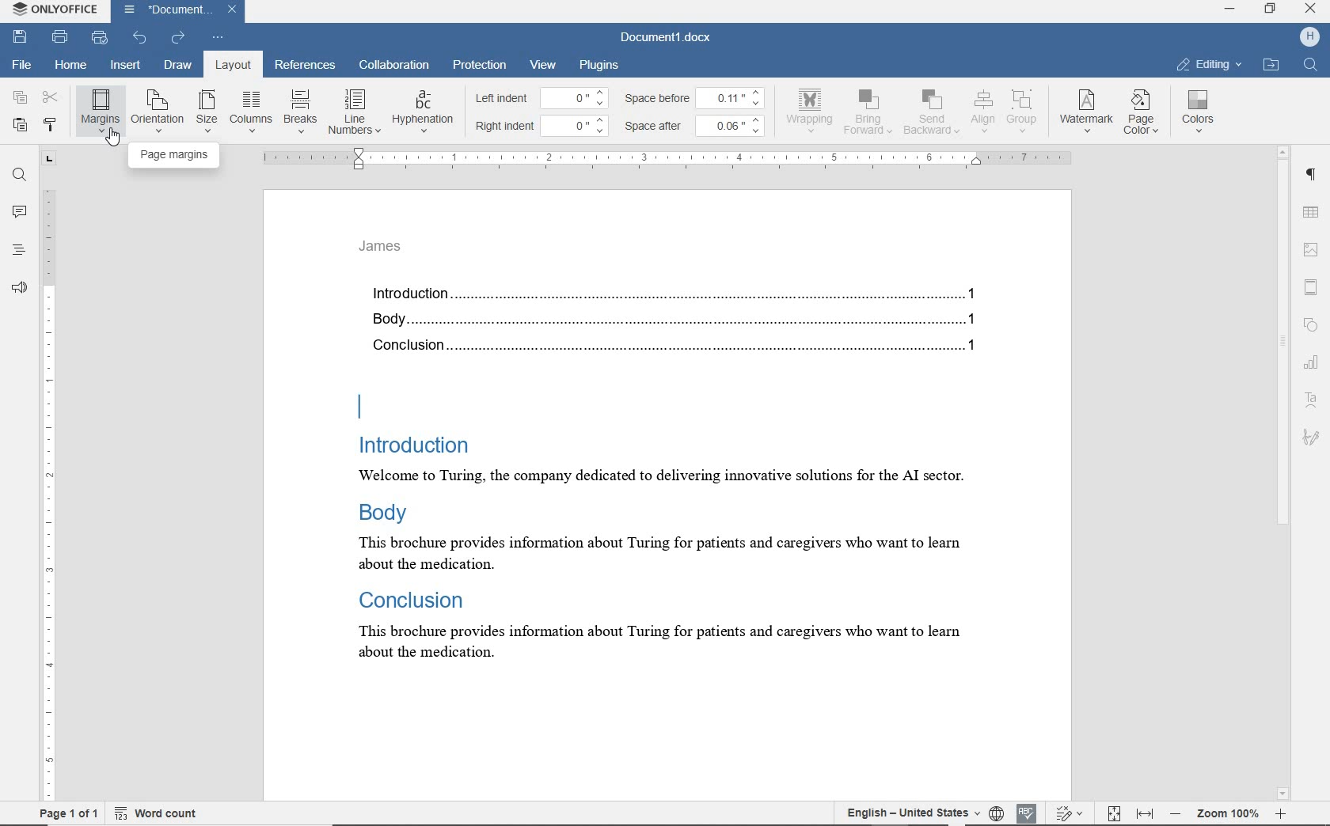  What do you see at coordinates (423, 112) in the screenshot?
I see `hyphenation` at bounding box center [423, 112].